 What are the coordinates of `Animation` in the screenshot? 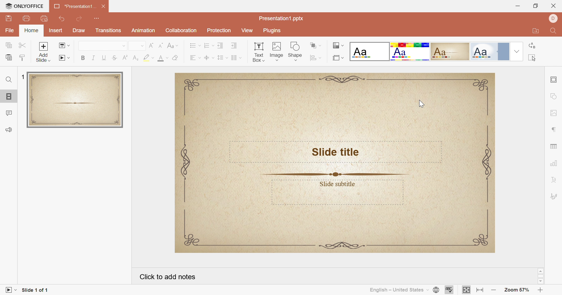 It's located at (143, 30).